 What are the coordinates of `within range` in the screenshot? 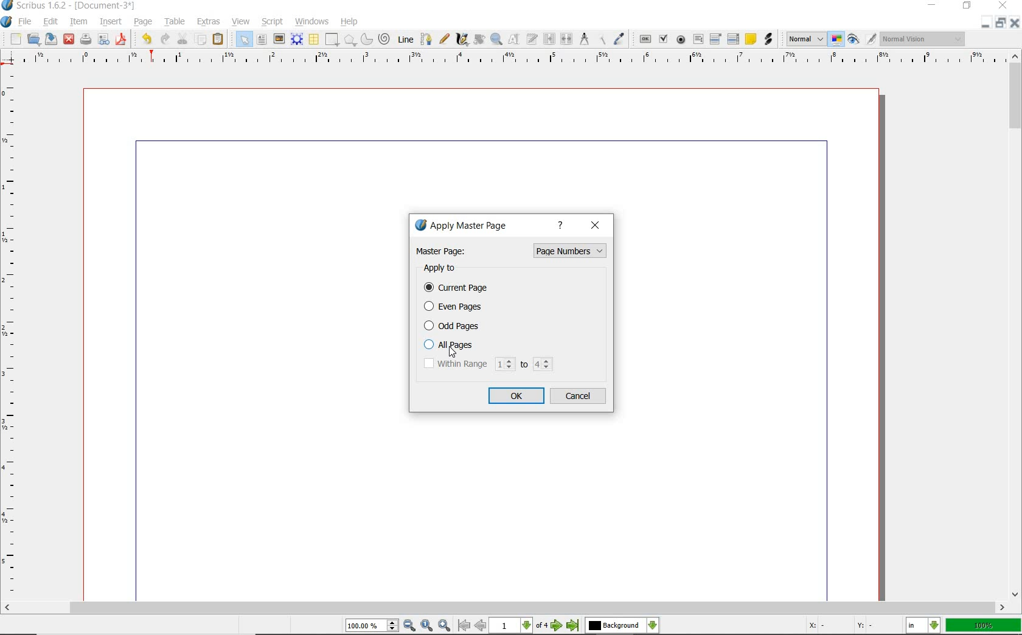 It's located at (487, 364).